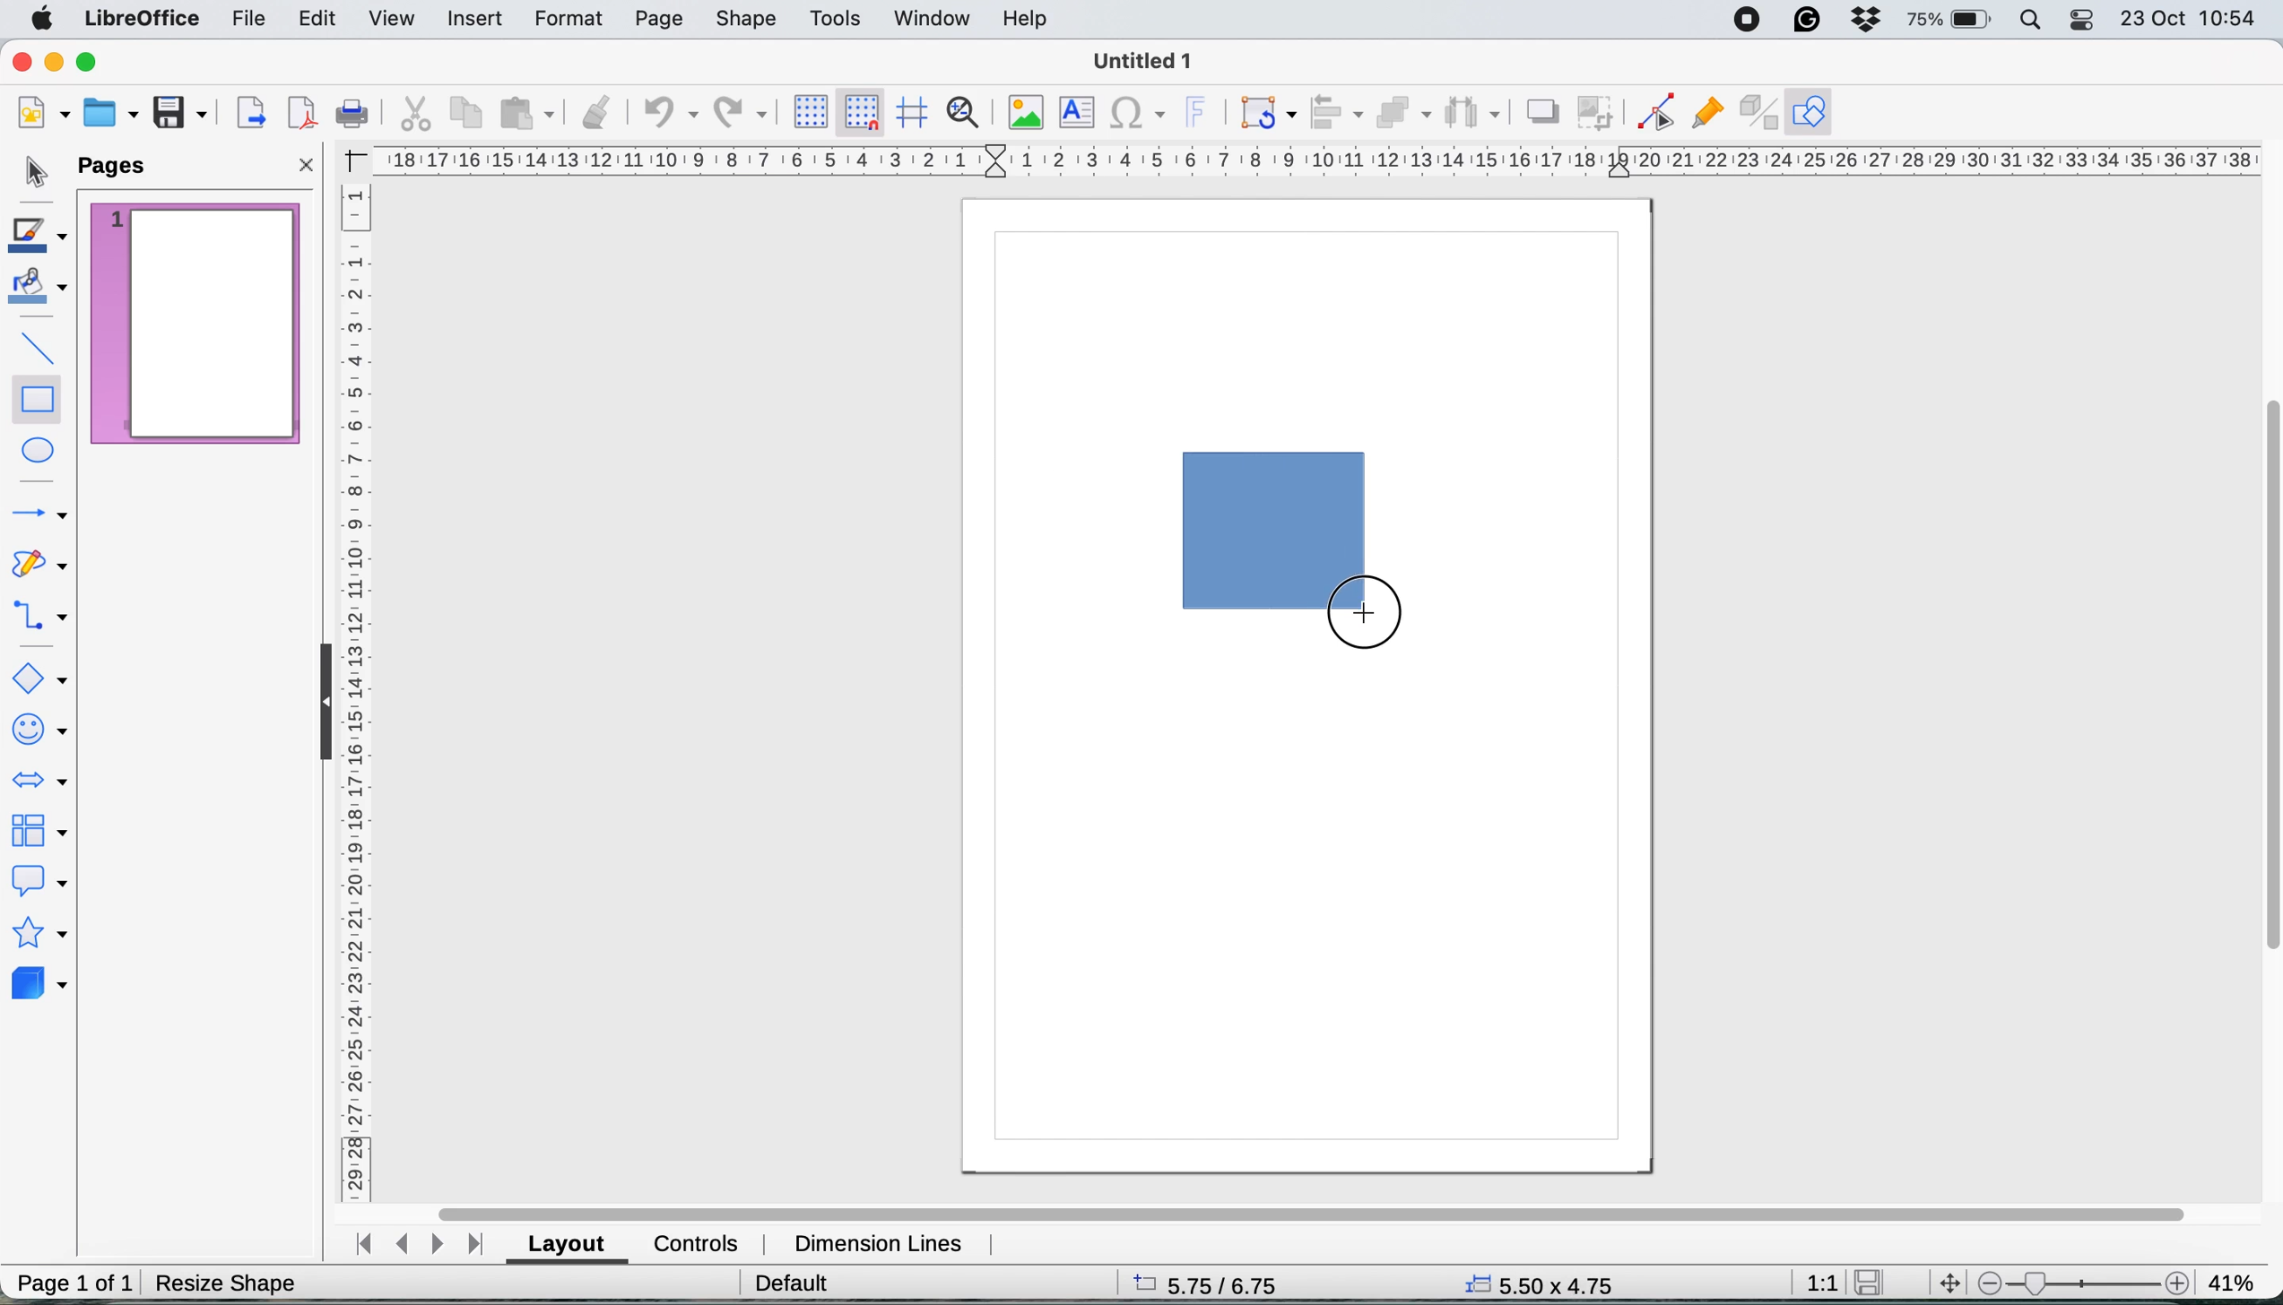 The image size is (2283, 1305). I want to click on curves and polygons, so click(42, 569).